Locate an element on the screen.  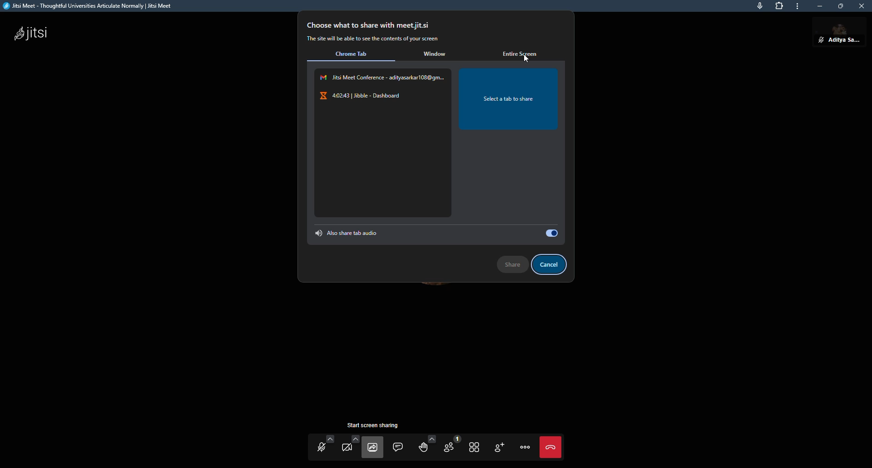
The site will be able to see the contents of your screen is located at coordinates (376, 39).